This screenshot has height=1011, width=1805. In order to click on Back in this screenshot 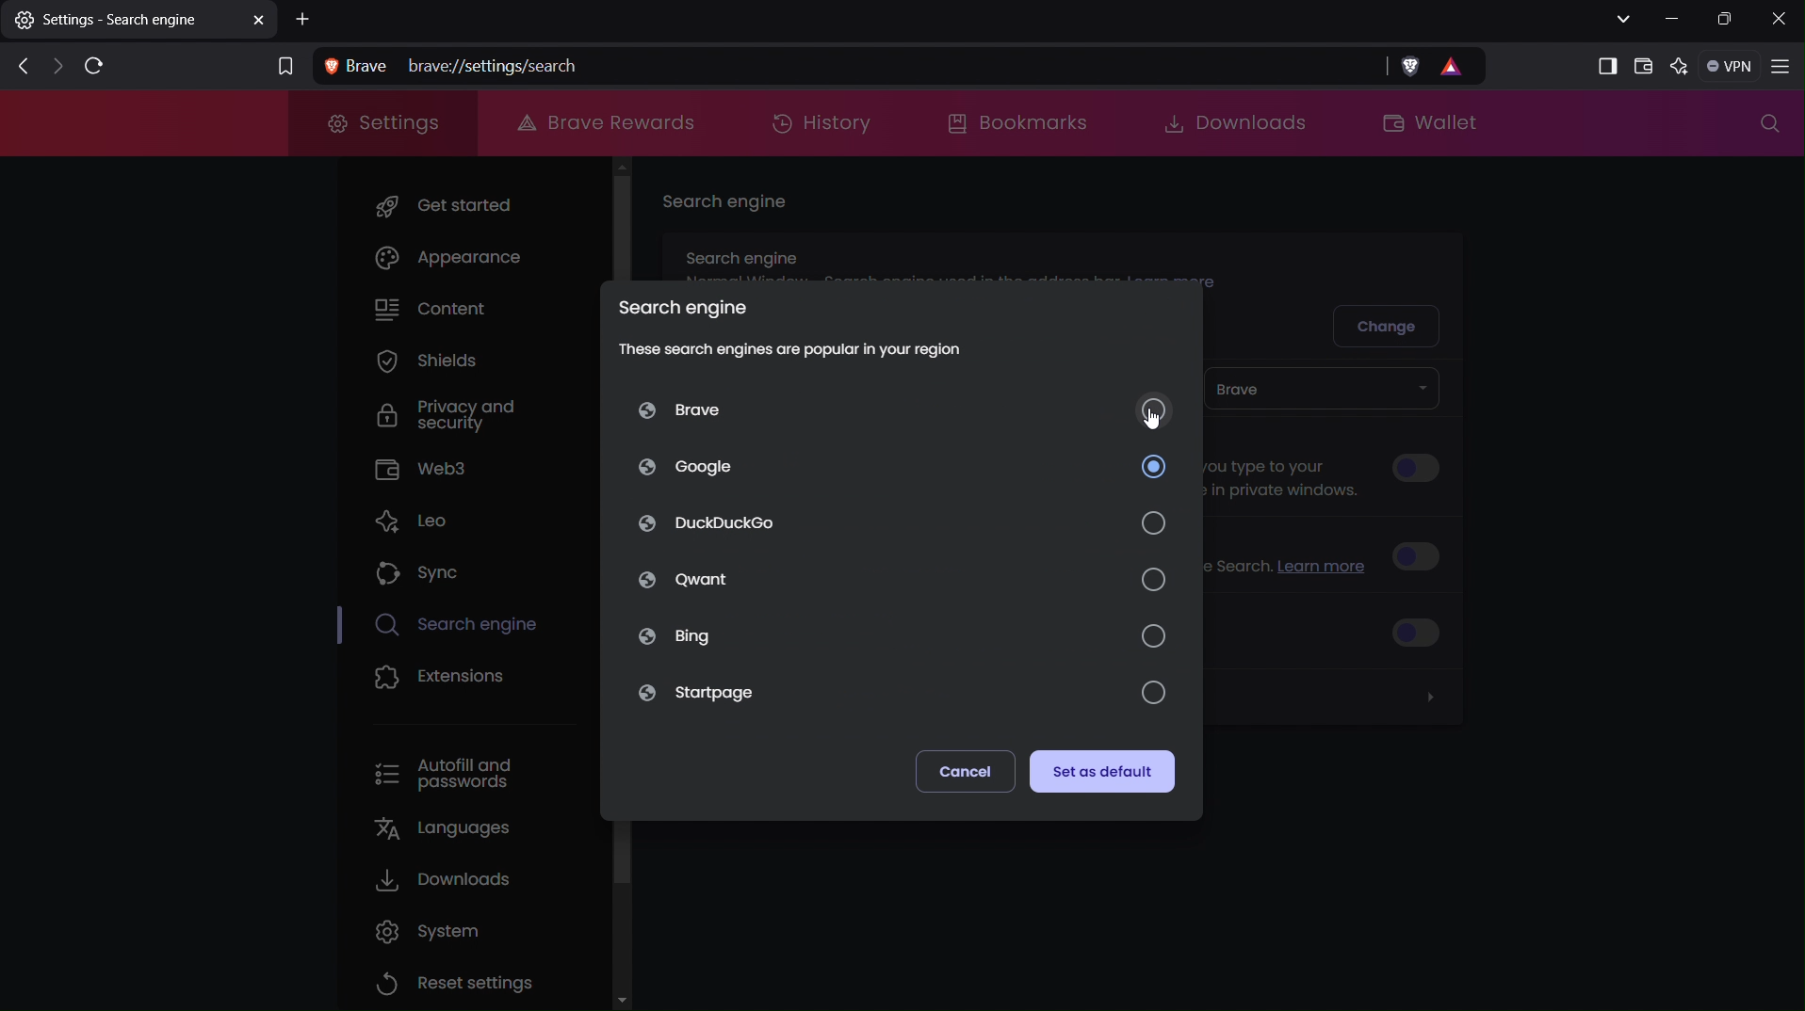, I will do `click(17, 67)`.